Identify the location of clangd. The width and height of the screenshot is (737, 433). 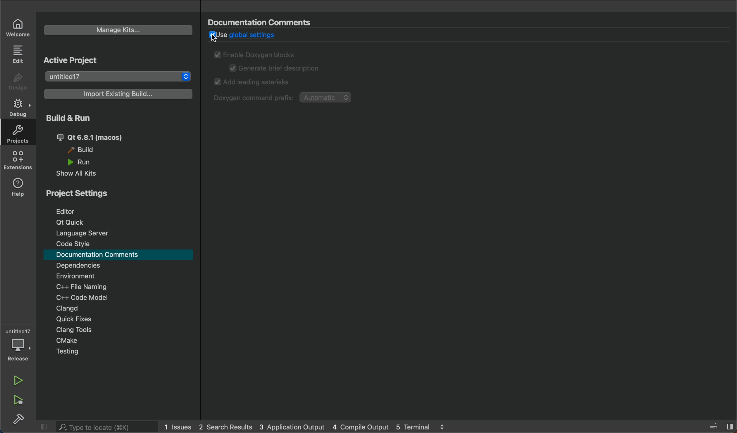
(65, 309).